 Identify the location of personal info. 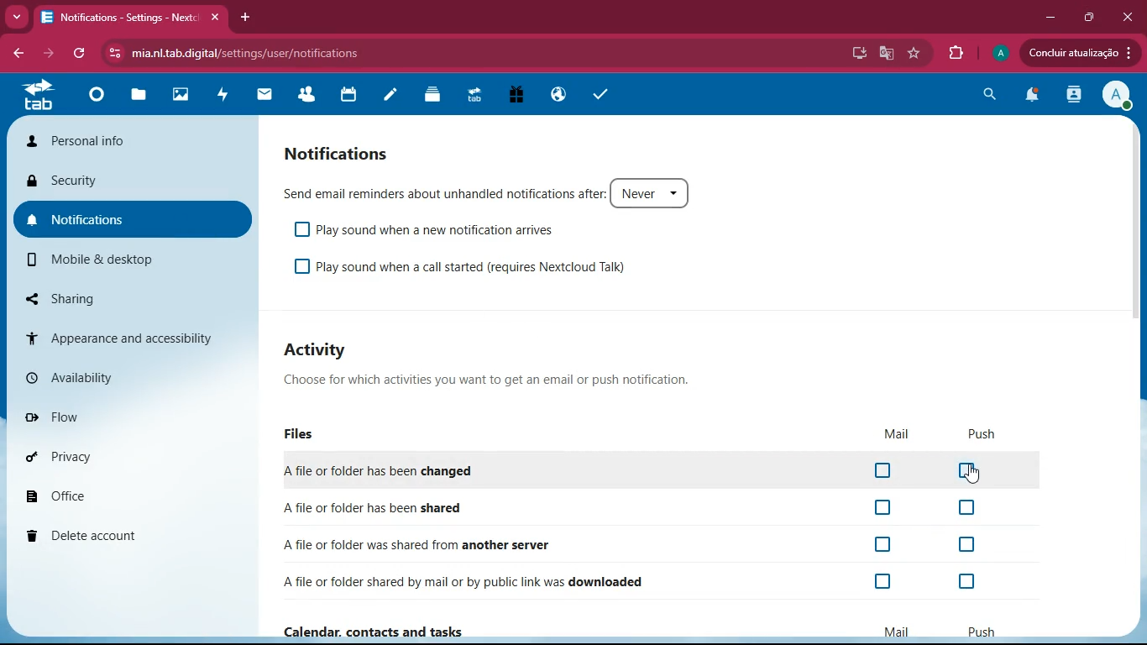
(130, 139).